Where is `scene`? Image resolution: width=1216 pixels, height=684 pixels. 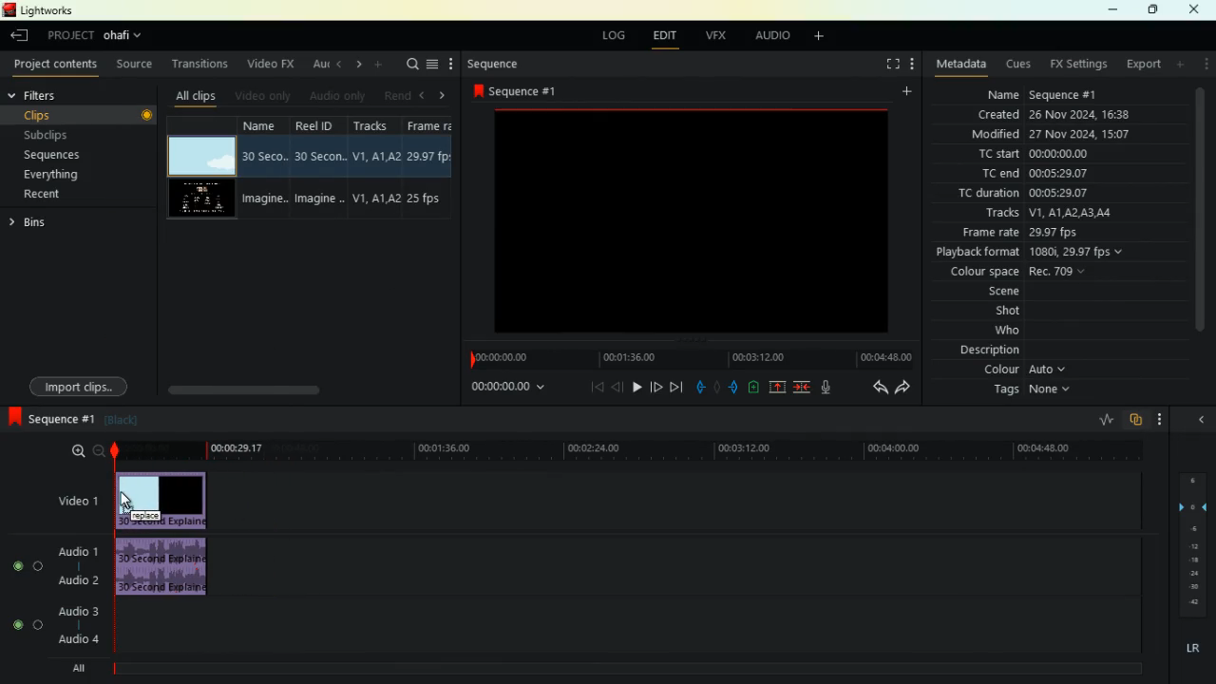
scene is located at coordinates (992, 292).